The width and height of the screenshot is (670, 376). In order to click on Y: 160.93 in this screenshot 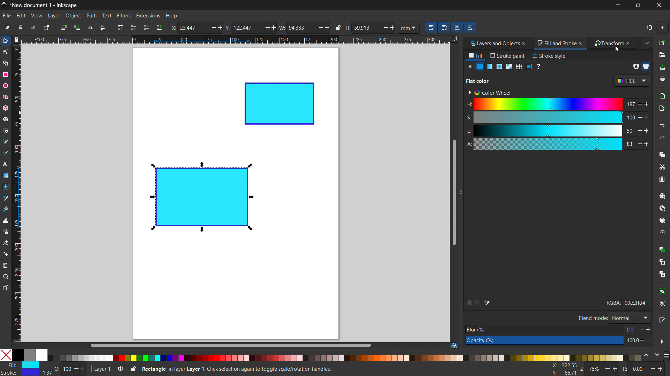, I will do `click(562, 373)`.